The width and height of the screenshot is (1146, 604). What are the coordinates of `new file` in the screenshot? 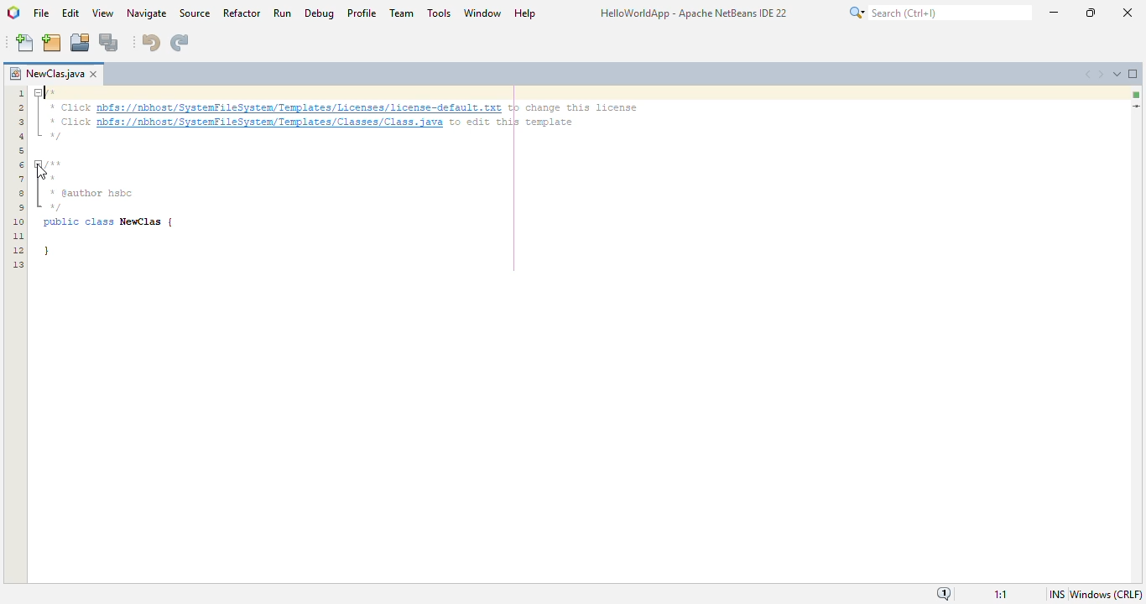 It's located at (24, 43).